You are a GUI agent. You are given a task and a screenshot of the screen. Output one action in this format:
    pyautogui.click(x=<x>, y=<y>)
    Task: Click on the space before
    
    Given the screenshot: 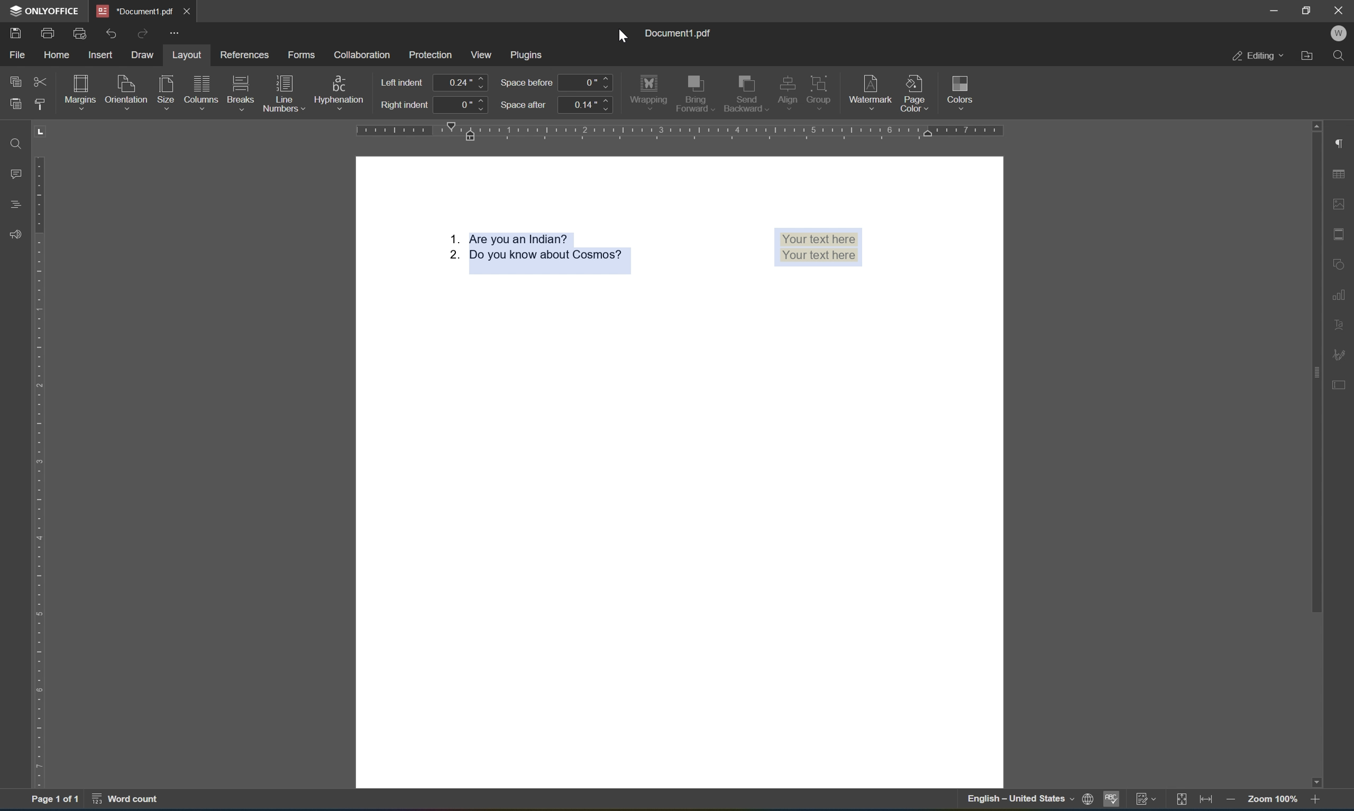 What is the action you would take?
    pyautogui.click(x=527, y=84)
    